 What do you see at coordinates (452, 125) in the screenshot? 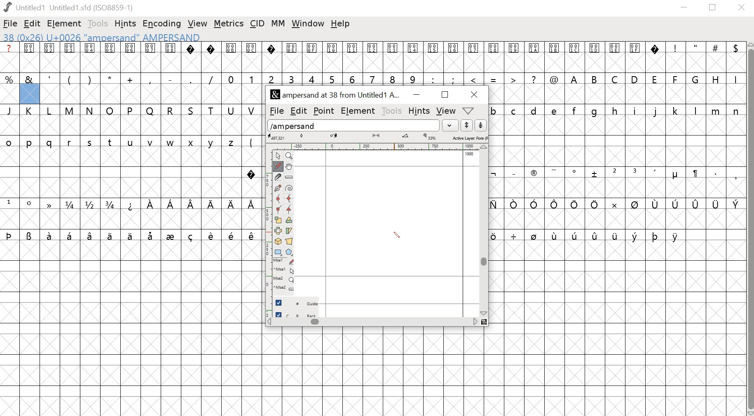
I see `drop down` at bounding box center [452, 125].